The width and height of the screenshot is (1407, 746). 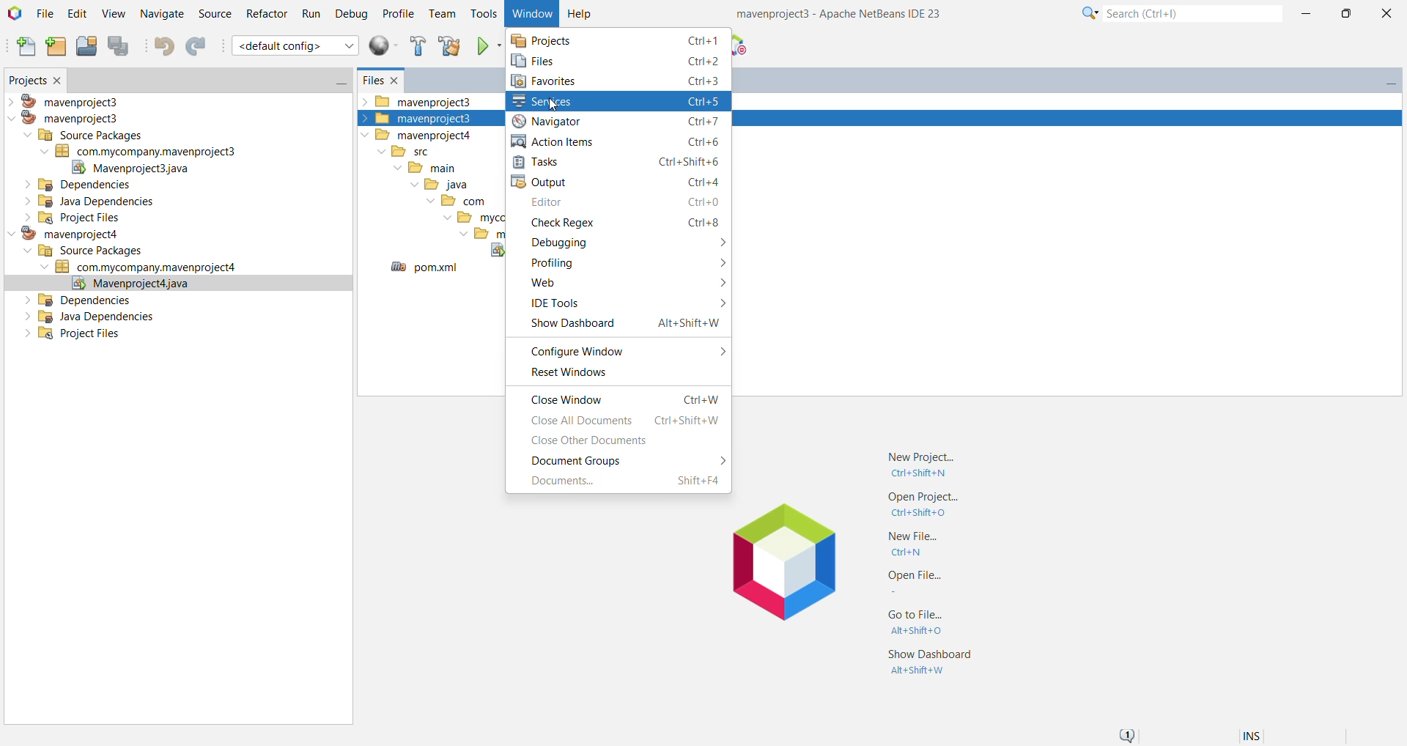 I want to click on Undo, so click(x=163, y=45).